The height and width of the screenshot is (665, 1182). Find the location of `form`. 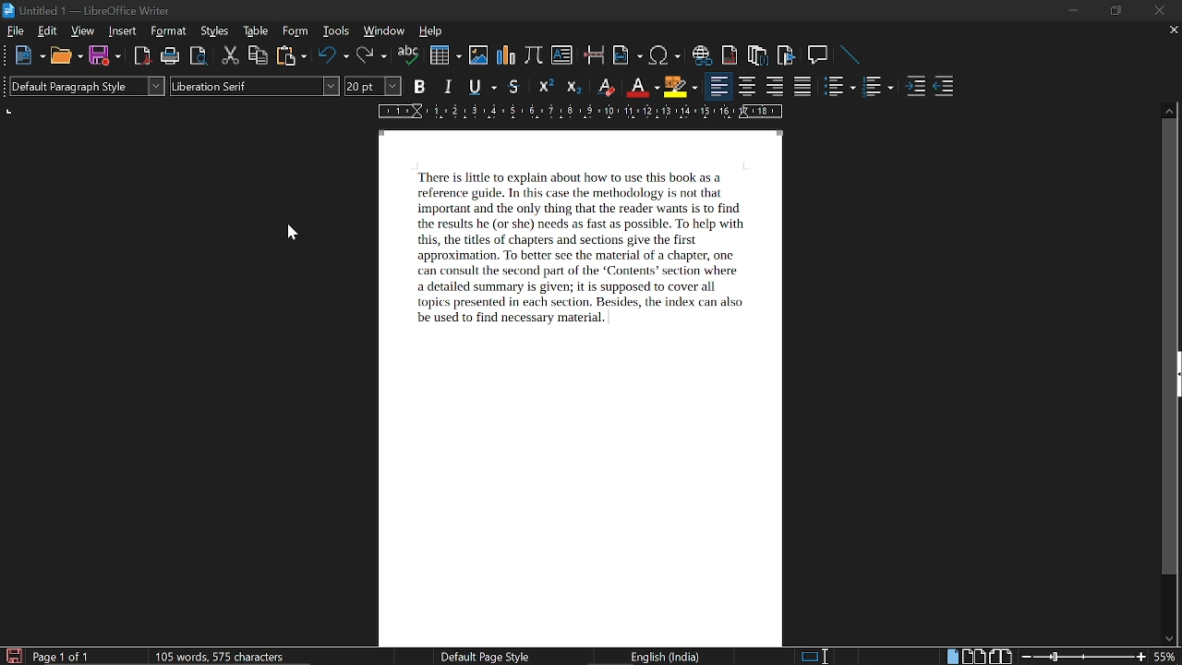

form is located at coordinates (296, 30).